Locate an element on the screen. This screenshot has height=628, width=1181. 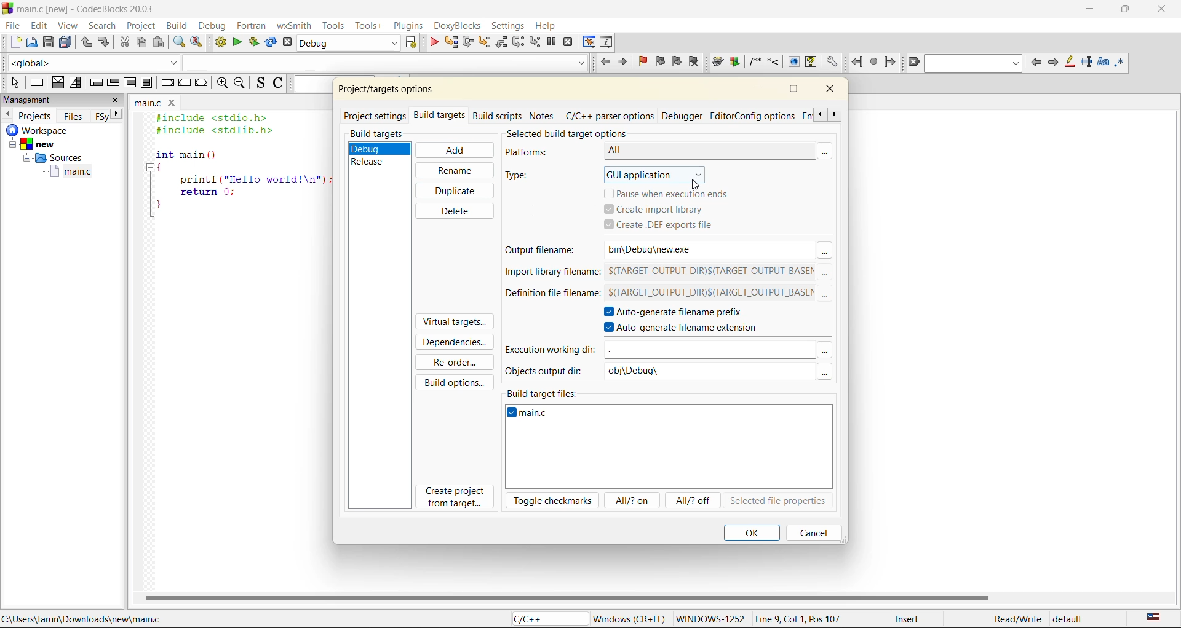
prev bookmark is located at coordinates (660, 63).